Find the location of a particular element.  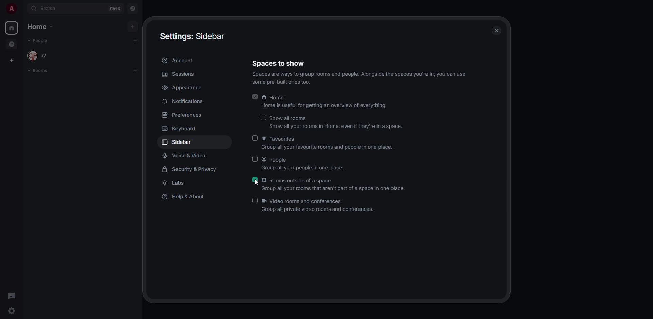

navigator is located at coordinates (133, 8).